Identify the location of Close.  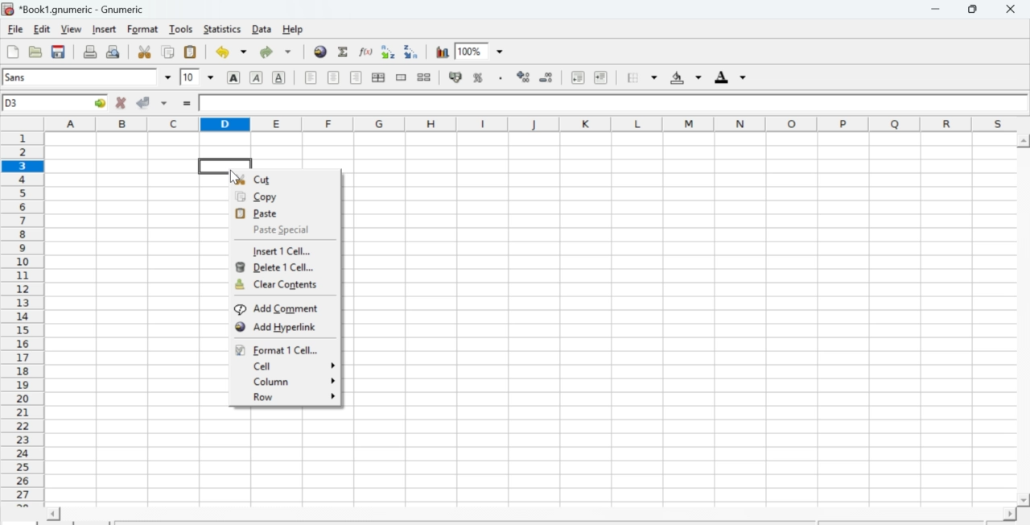
(1011, 10).